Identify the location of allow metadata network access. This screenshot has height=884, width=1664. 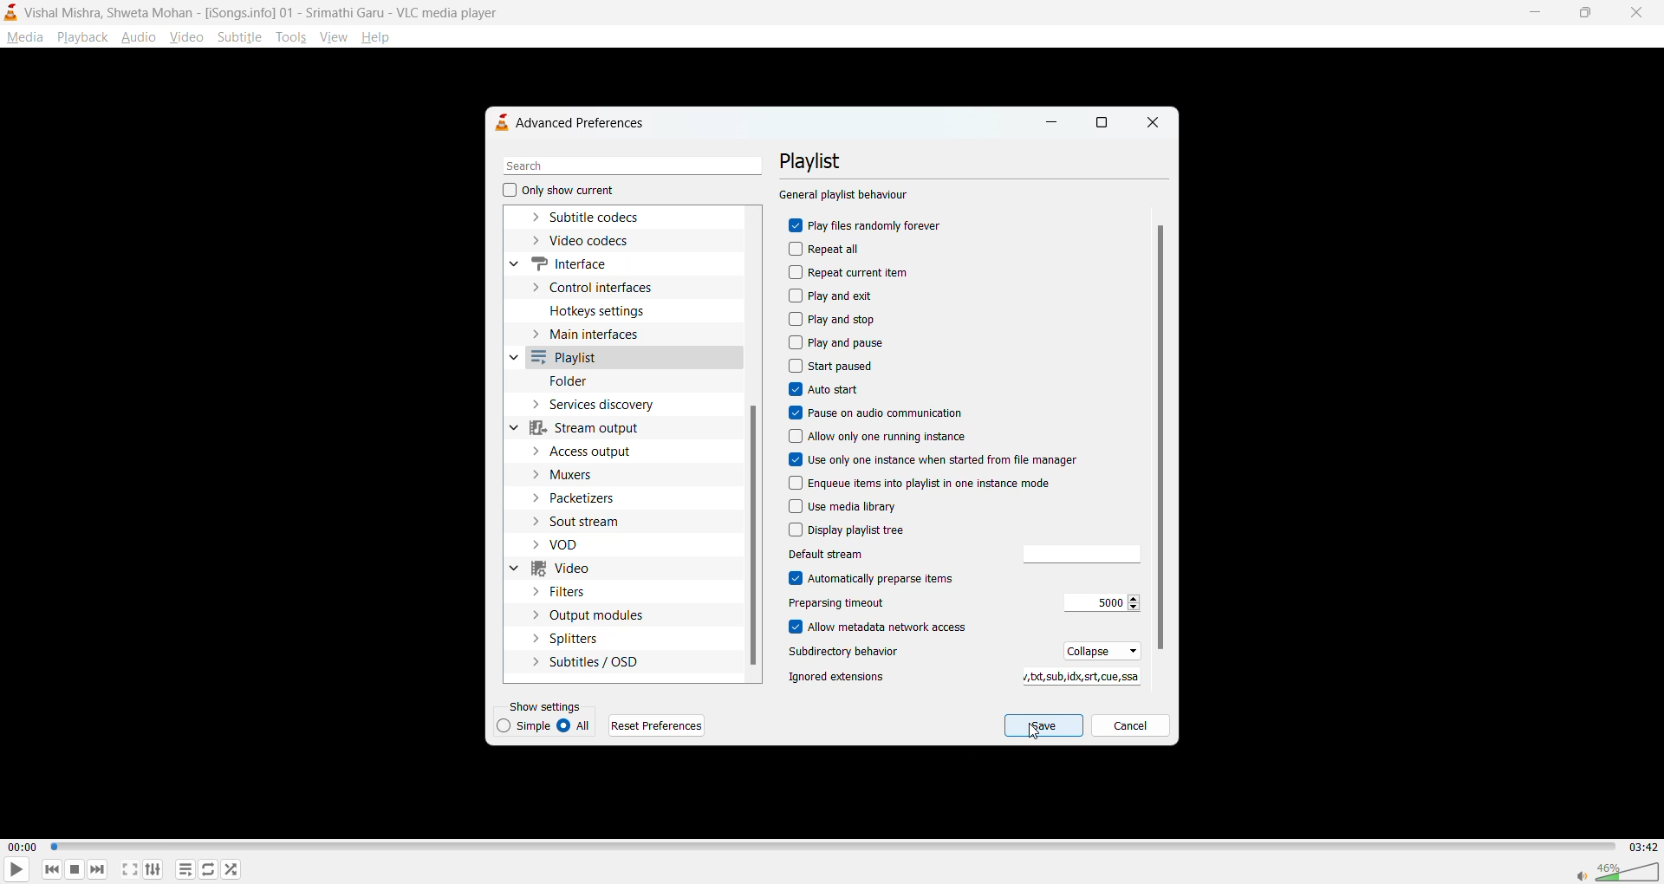
(891, 628).